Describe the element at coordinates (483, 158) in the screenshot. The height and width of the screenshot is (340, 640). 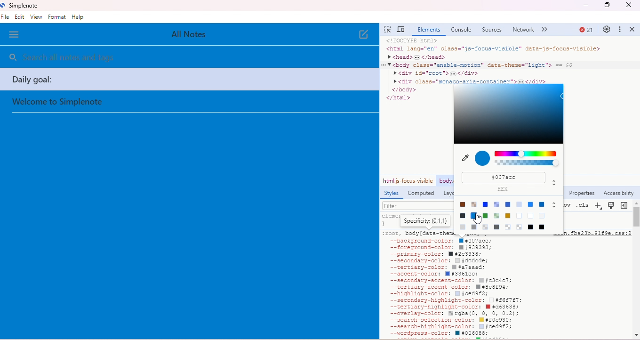
I see `selected color` at that location.